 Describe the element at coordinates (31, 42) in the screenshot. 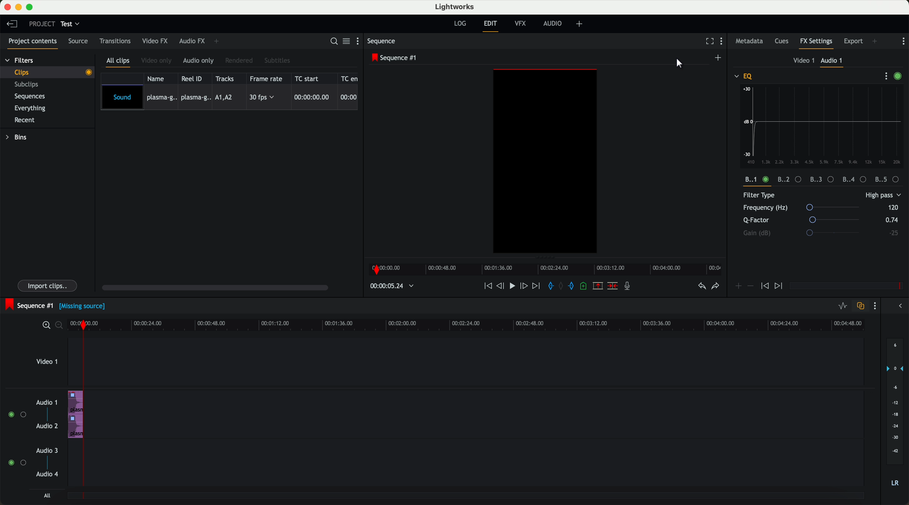

I see `project contents` at that location.